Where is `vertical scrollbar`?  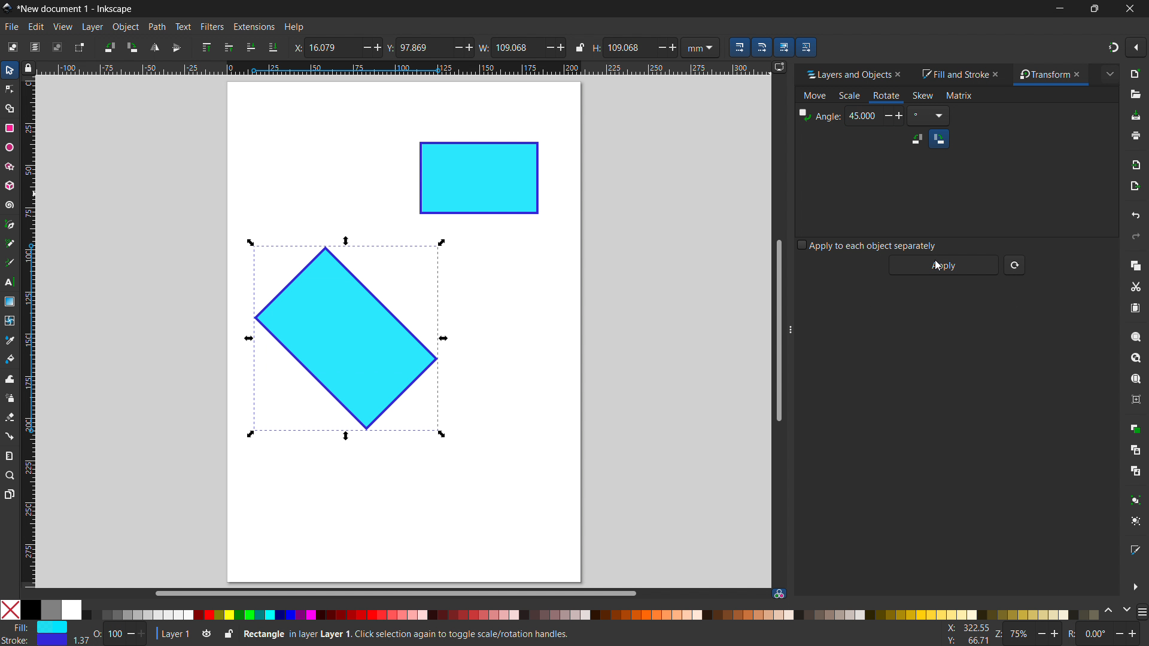
vertical scrollbar is located at coordinates (777, 329).